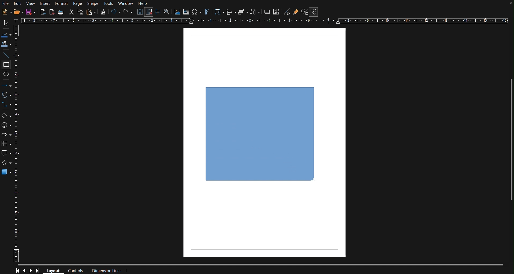  What do you see at coordinates (17, 4) in the screenshot?
I see `Edit` at bounding box center [17, 4].